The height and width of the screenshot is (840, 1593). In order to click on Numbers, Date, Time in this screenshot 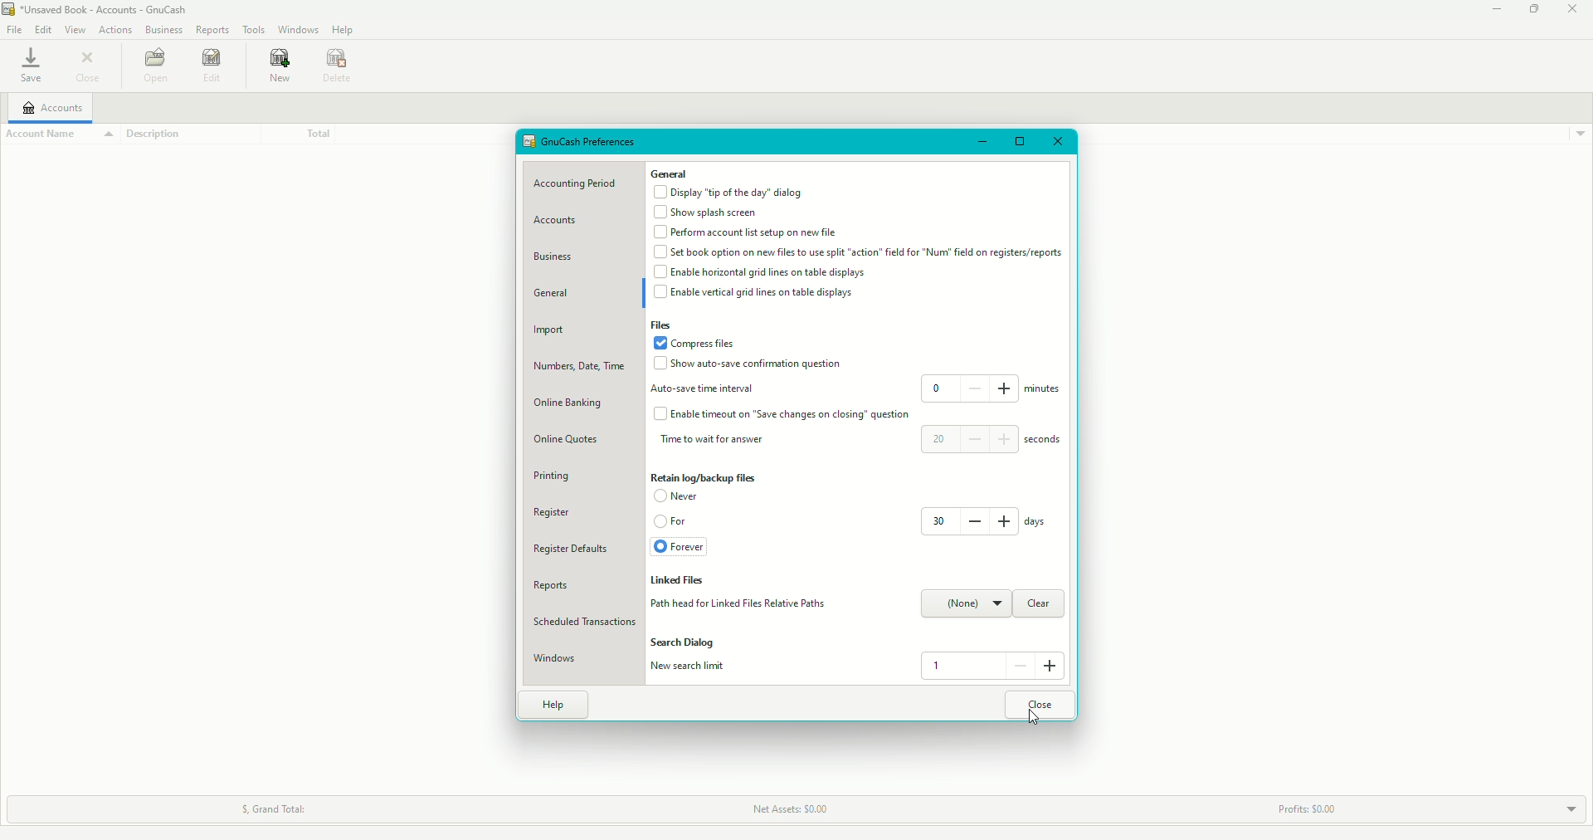, I will do `click(582, 369)`.